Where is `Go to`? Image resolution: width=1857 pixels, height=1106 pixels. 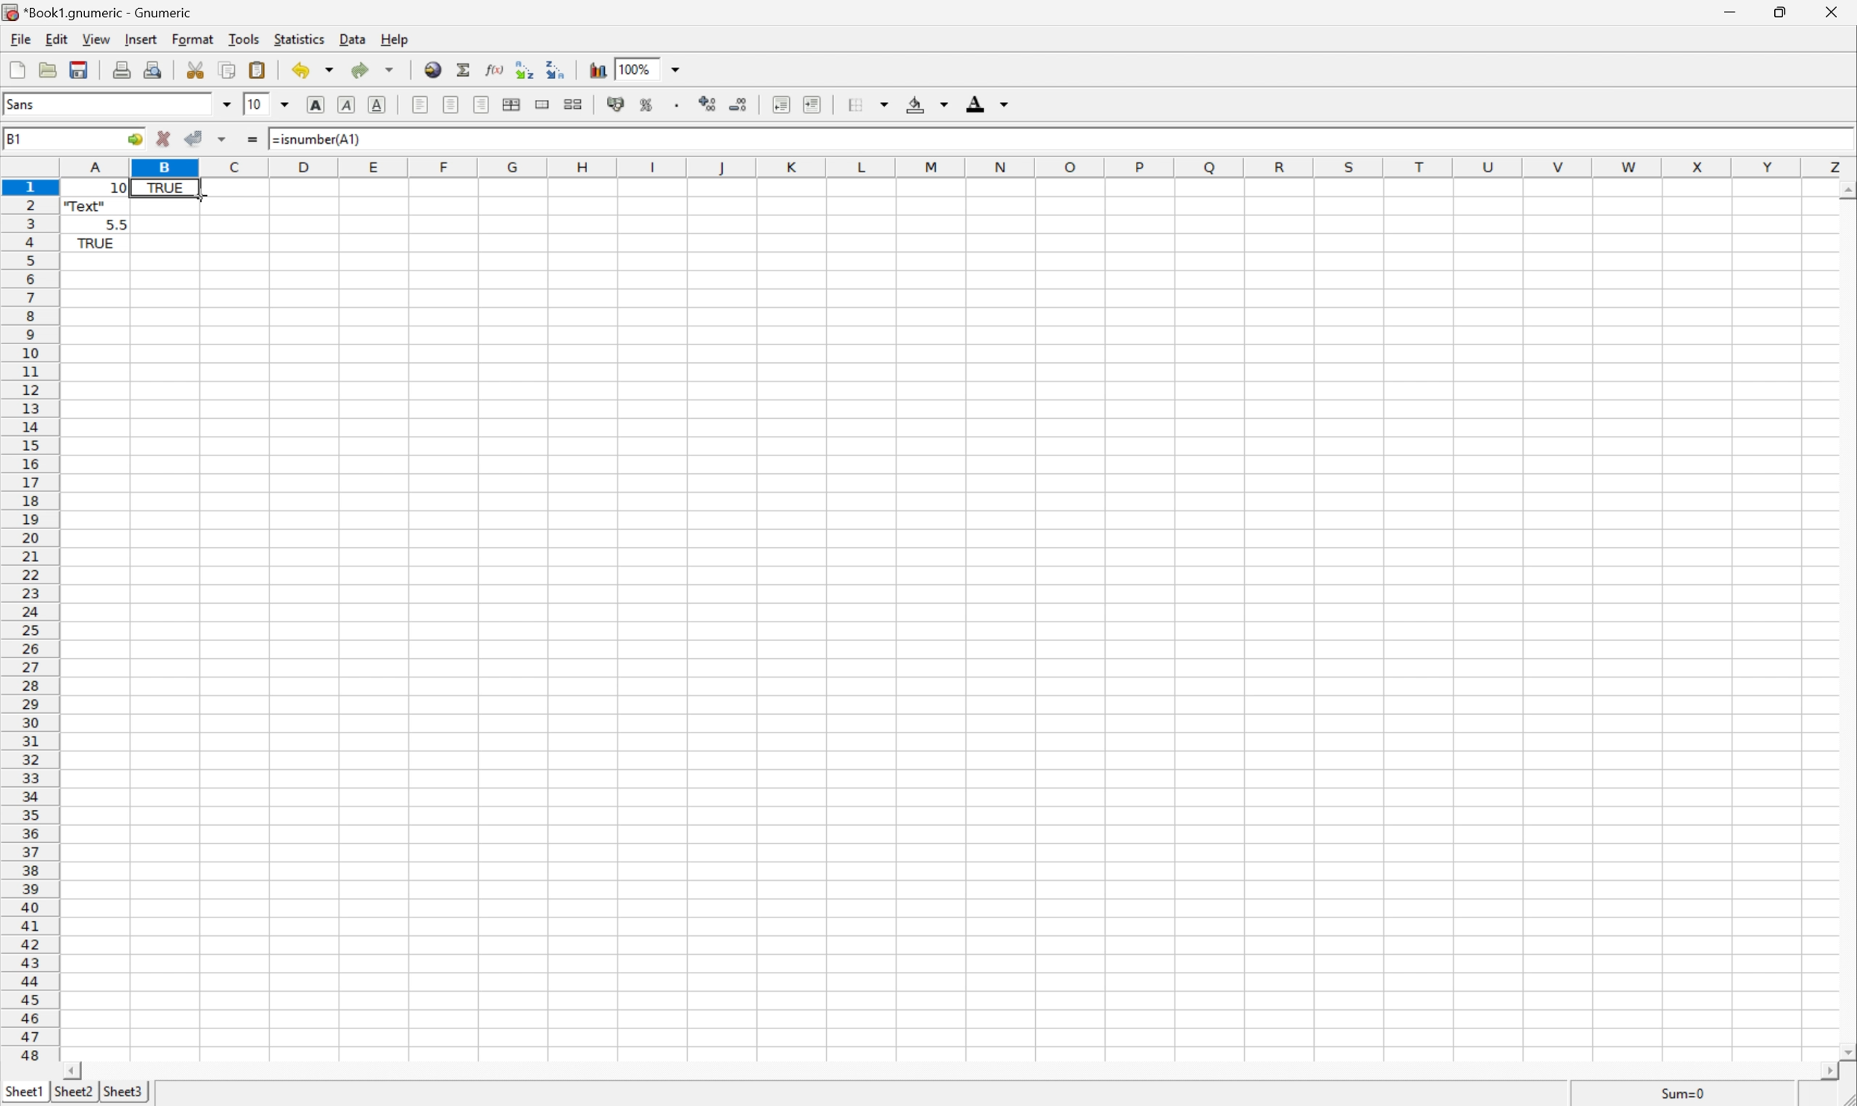
Go to is located at coordinates (133, 137).